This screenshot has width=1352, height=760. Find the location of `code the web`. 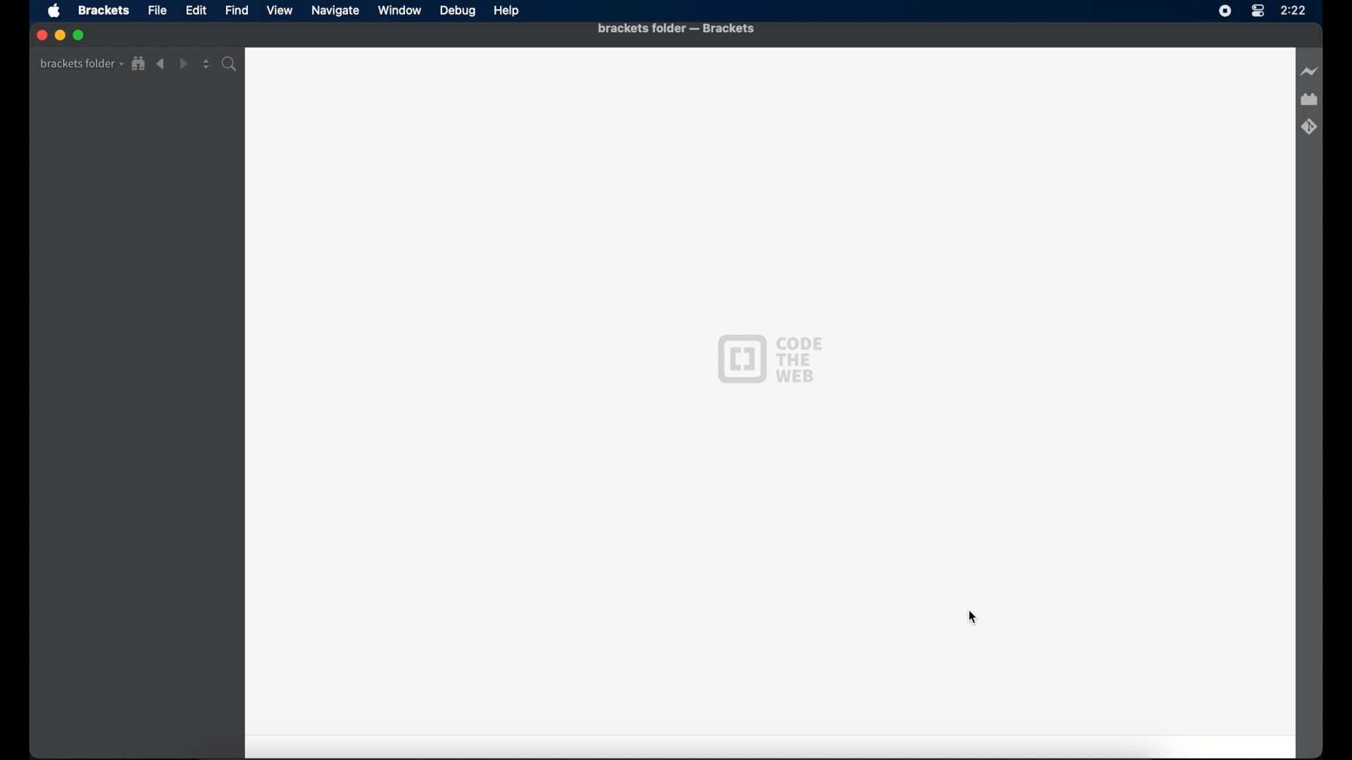

code the web is located at coordinates (769, 359).